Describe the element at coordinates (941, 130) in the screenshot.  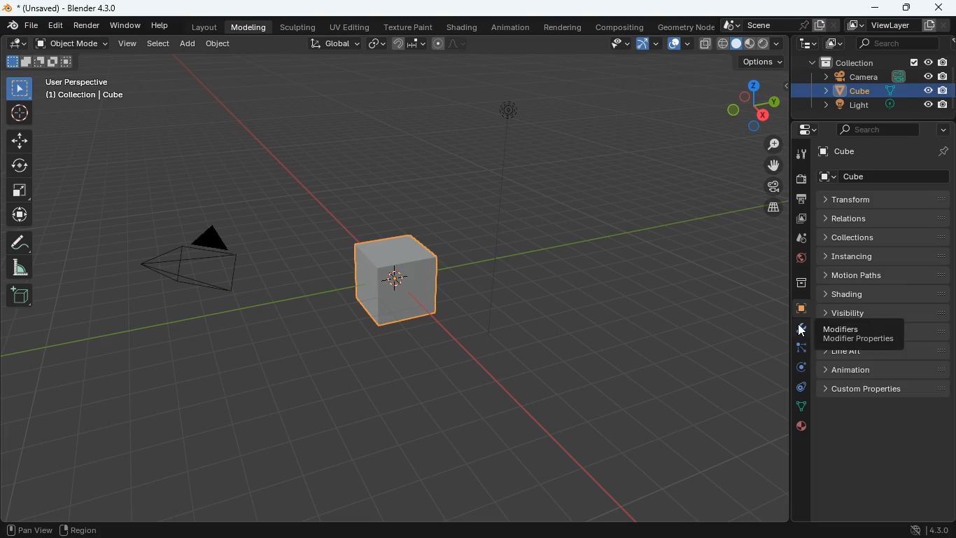
I see `more` at that location.